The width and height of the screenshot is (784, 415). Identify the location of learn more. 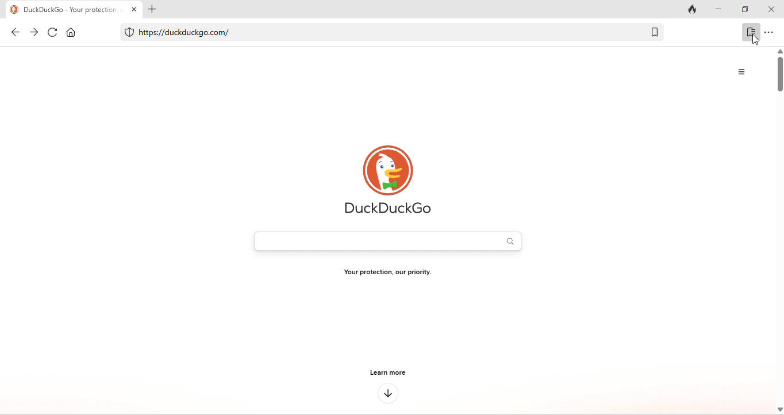
(386, 372).